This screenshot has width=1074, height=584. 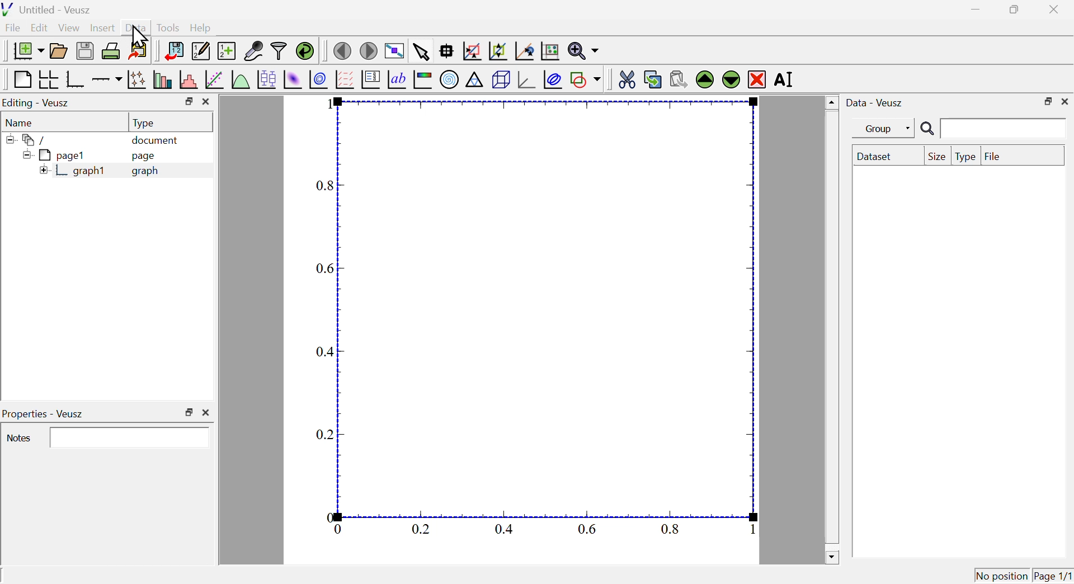 I want to click on zoom out of graph axes, so click(x=498, y=51).